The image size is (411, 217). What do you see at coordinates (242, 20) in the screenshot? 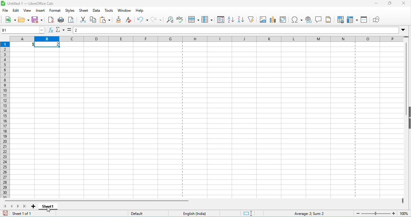
I see `sort descending` at bounding box center [242, 20].